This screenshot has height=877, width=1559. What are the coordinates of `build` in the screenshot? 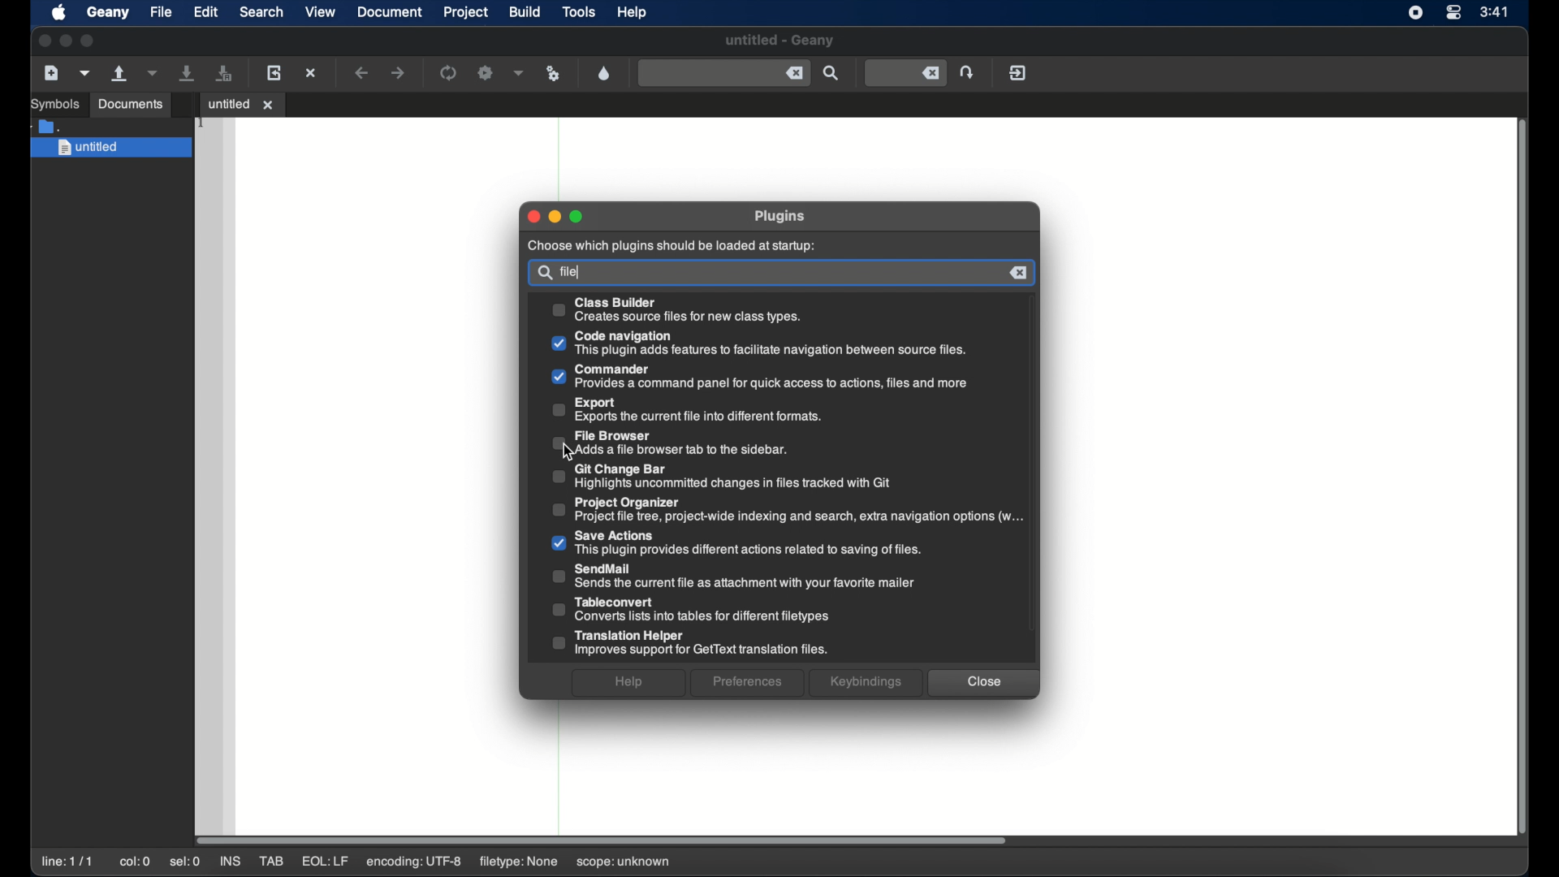 It's located at (525, 12).